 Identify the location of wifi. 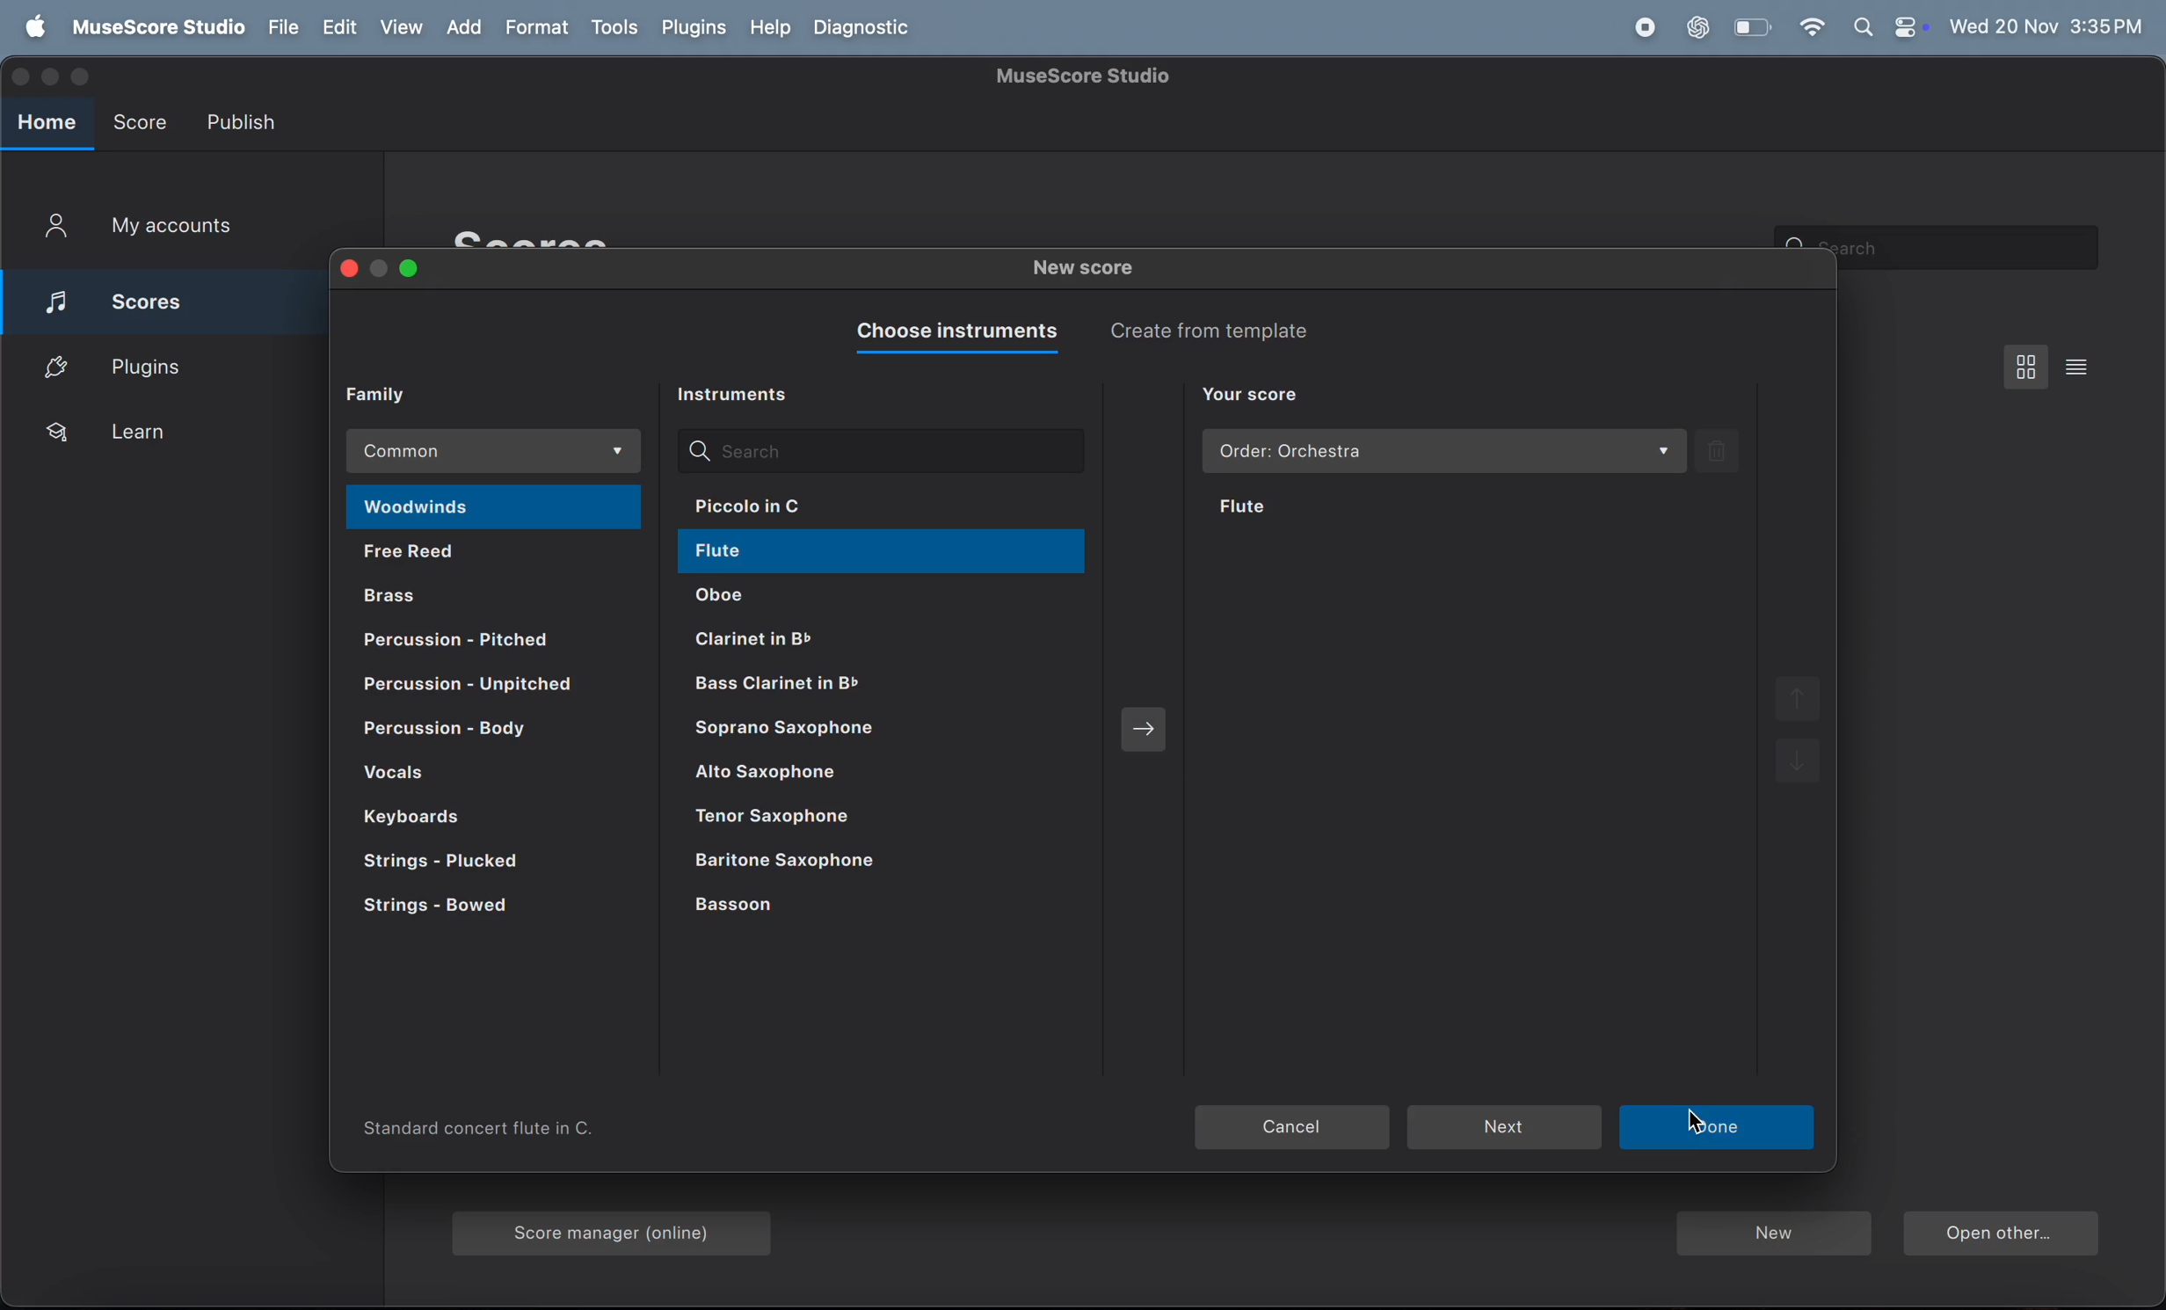
(1811, 28).